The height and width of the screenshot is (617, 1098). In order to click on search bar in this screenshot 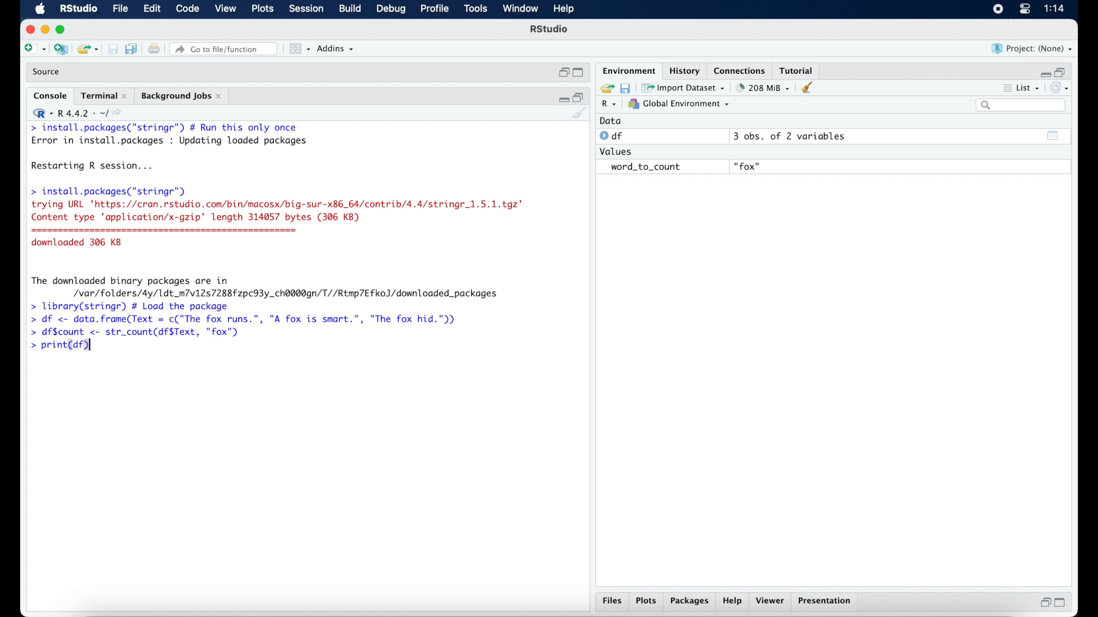, I will do `click(1023, 105)`.